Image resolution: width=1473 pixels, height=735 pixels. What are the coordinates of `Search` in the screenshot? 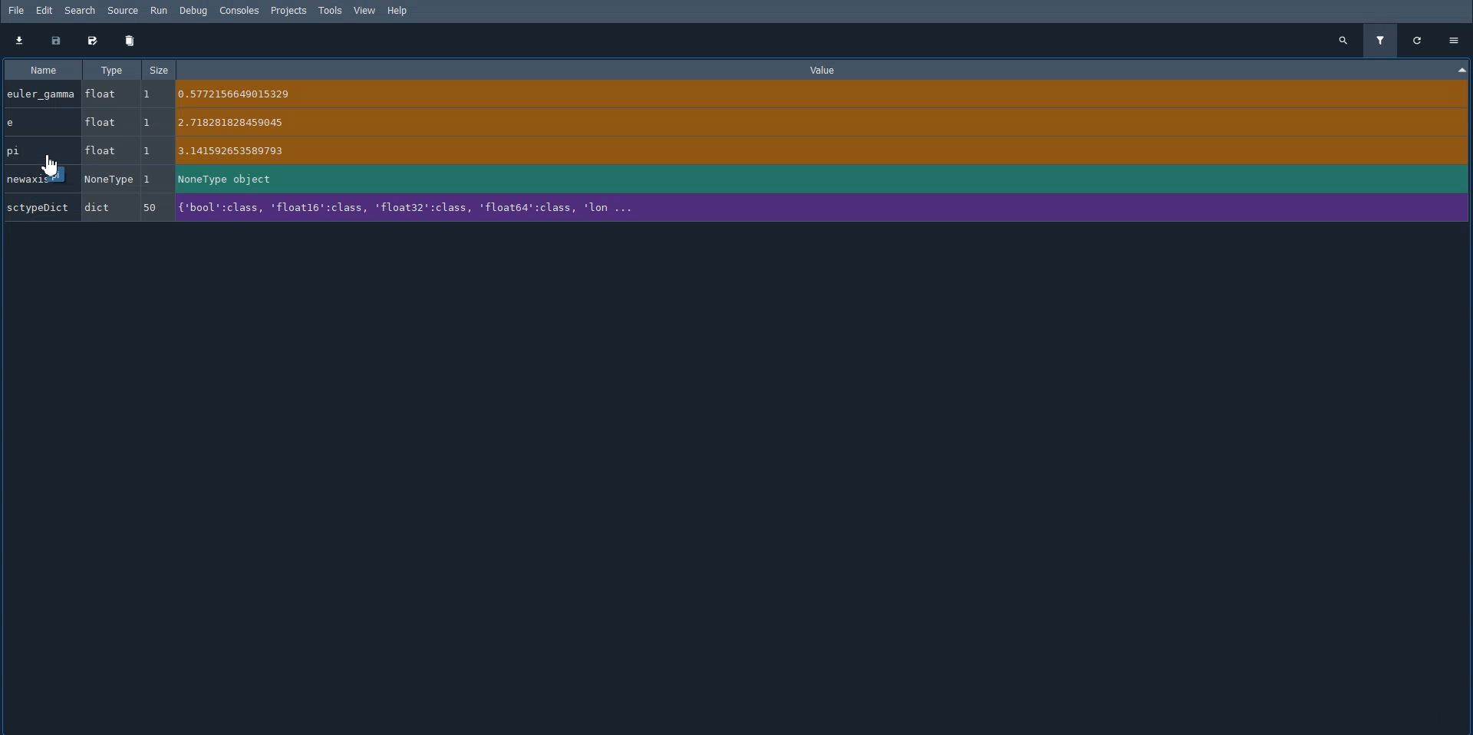 It's located at (81, 10).